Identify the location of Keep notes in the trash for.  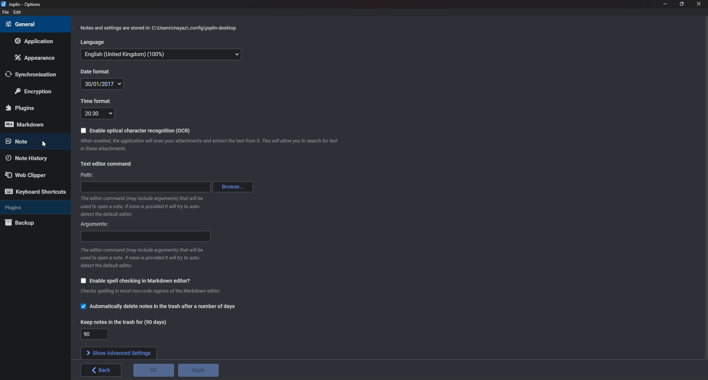
(125, 321).